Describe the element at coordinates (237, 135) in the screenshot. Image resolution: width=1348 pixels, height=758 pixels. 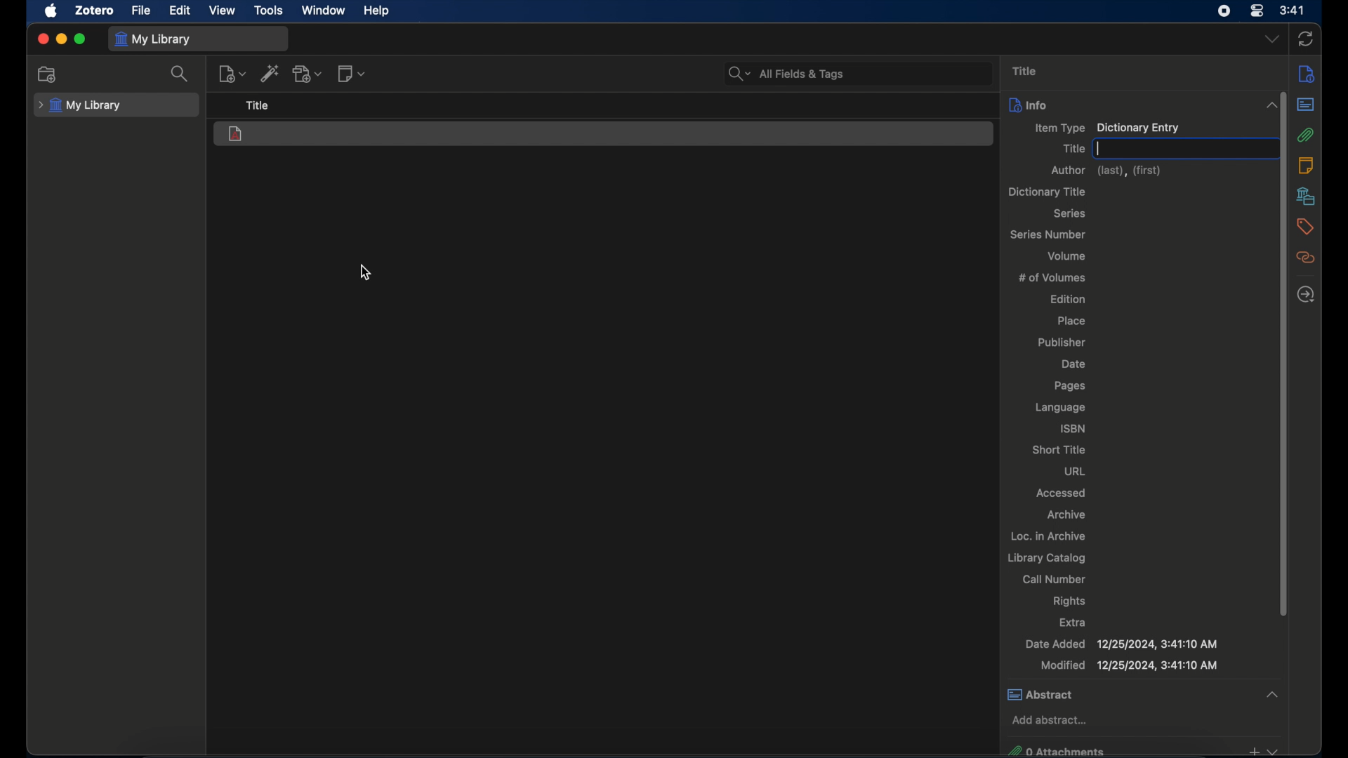
I see `dictionary entry` at that location.